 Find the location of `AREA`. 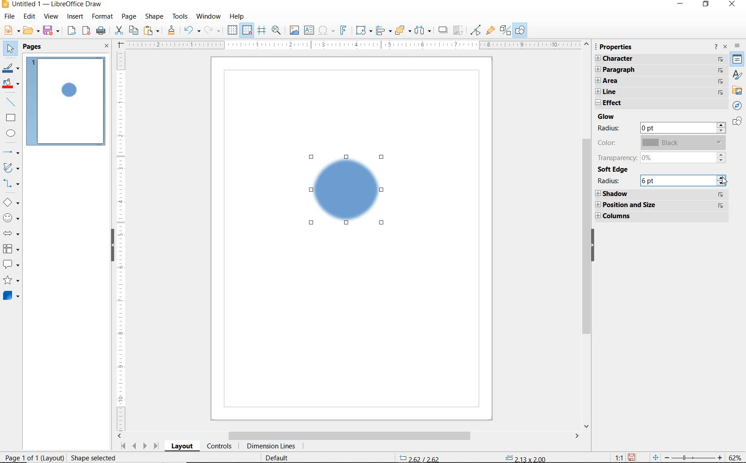

AREA is located at coordinates (654, 81).